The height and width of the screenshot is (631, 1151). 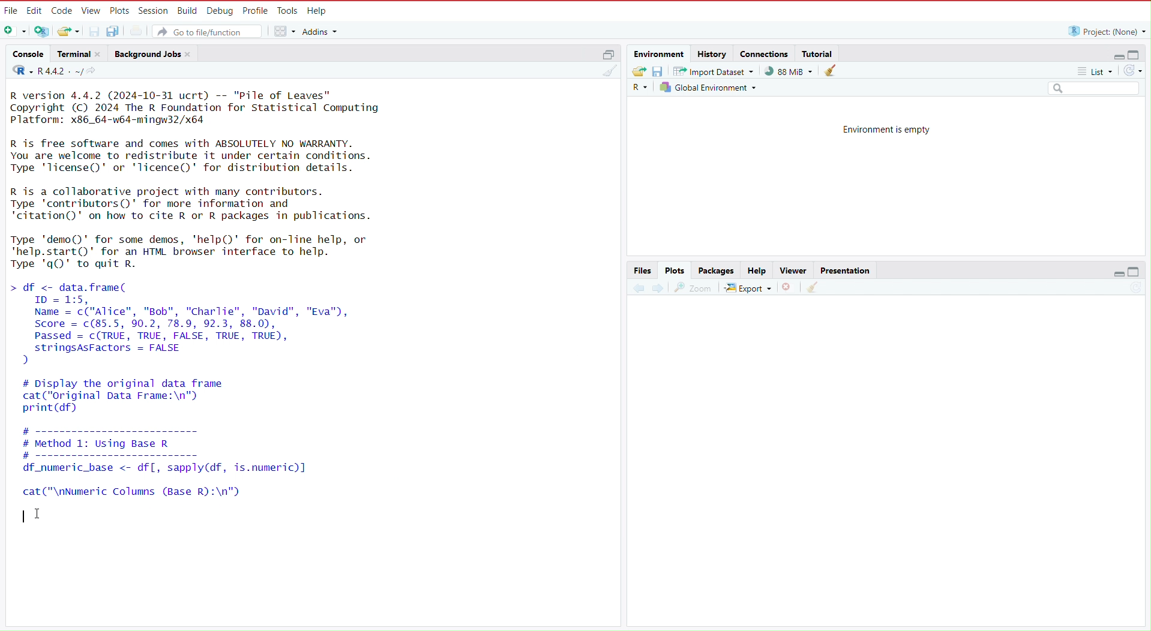 What do you see at coordinates (146, 52) in the screenshot?
I see `Background jobs` at bounding box center [146, 52].